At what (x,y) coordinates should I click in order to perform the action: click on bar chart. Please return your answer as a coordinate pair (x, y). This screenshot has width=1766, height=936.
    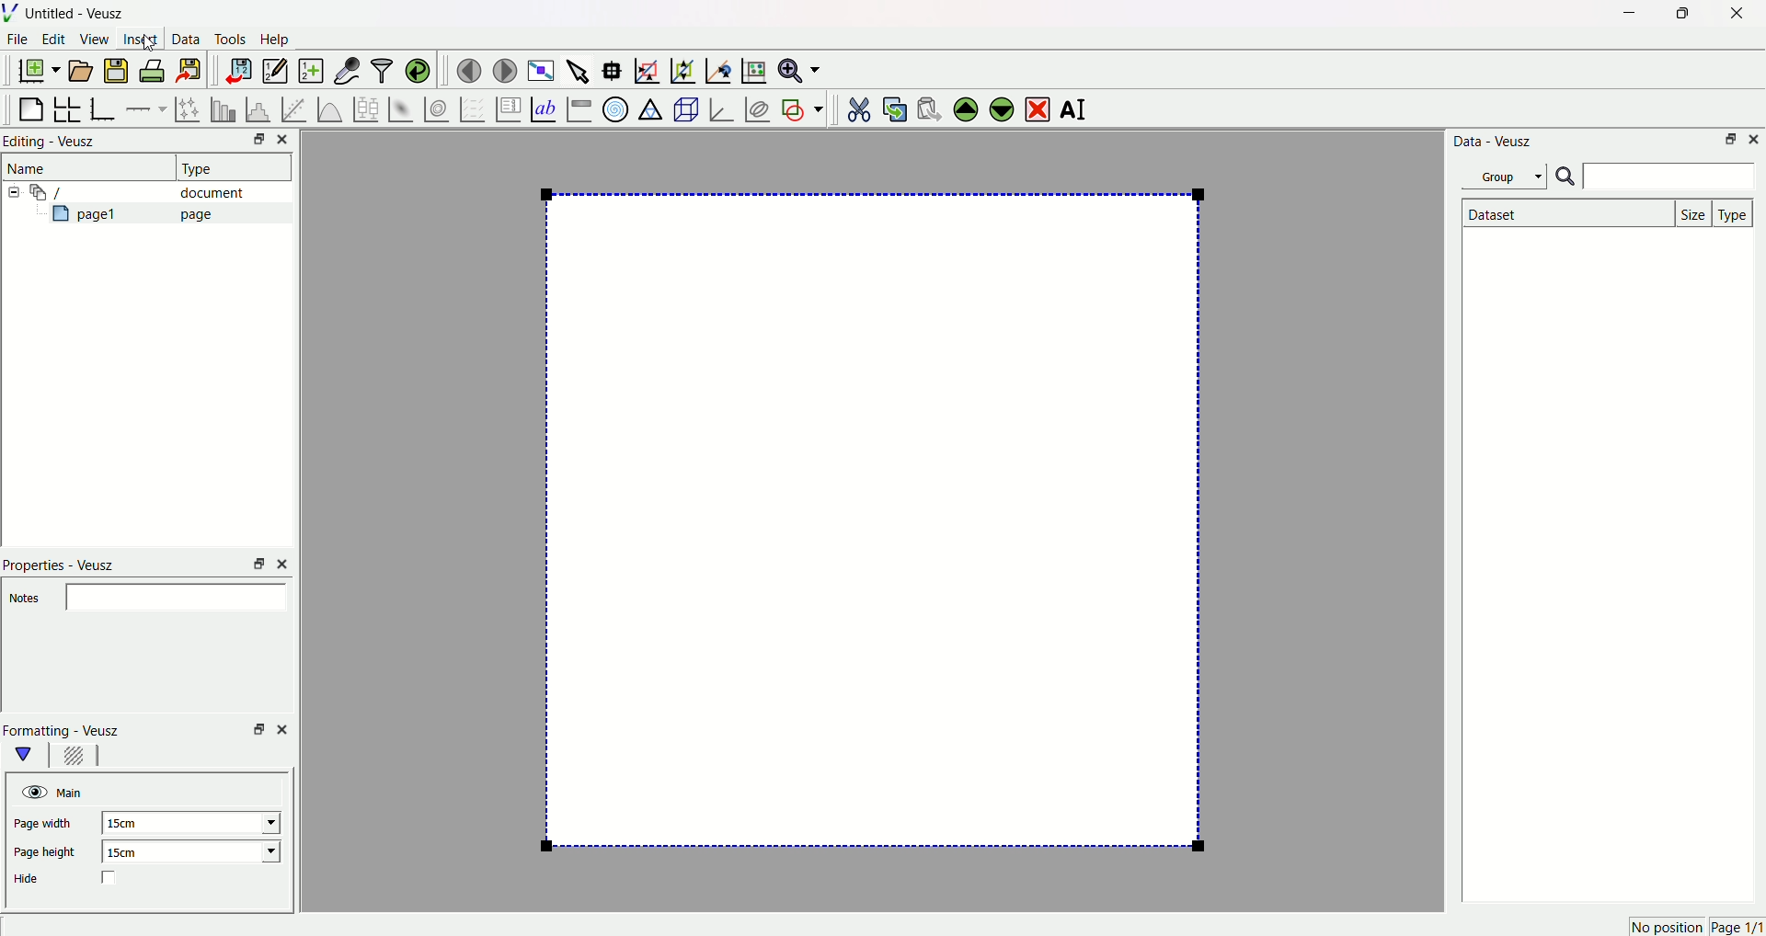
    Looking at the image, I should click on (221, 107).